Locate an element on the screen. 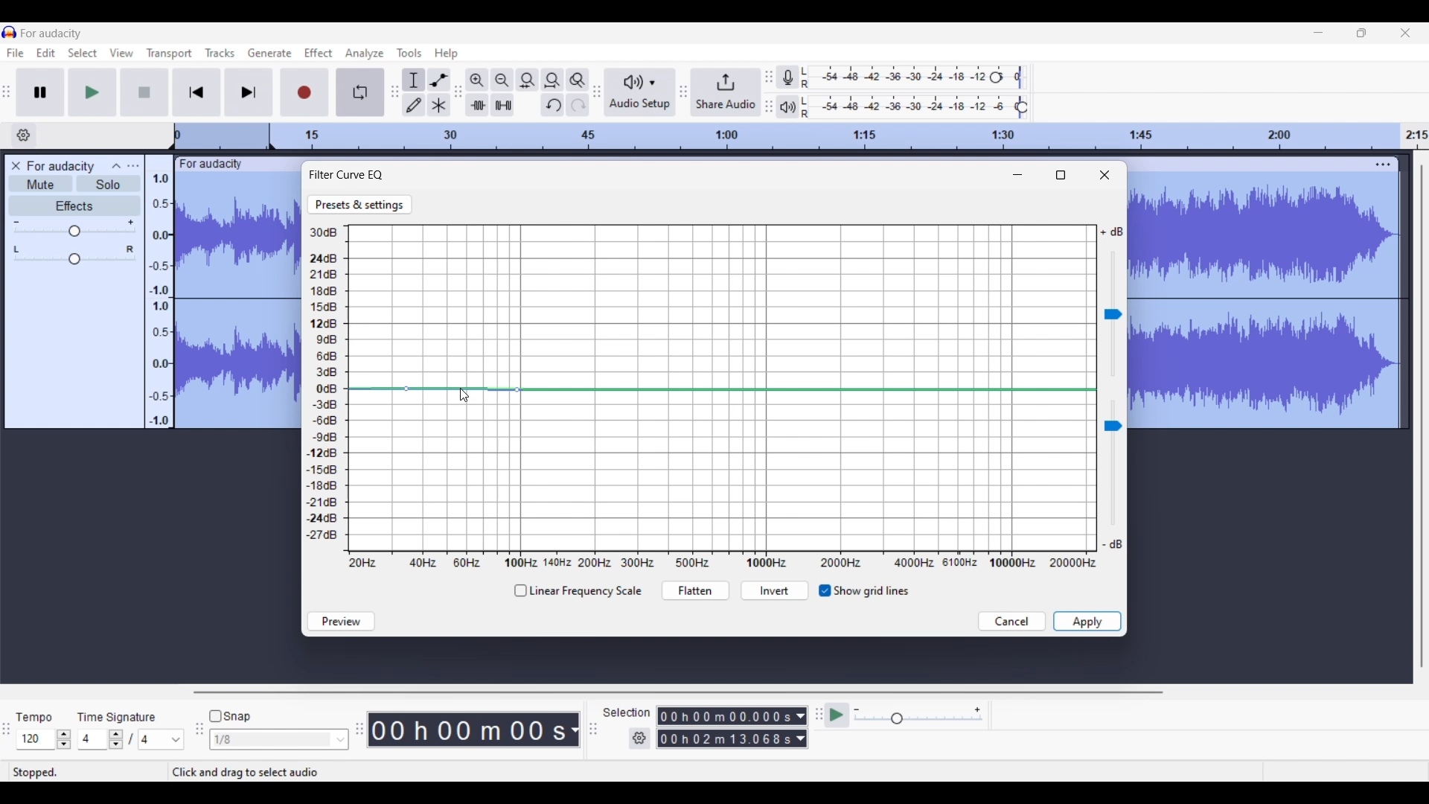 This screenshot has height=804, width=1429. Edit menu is located at coordinates (46, 54).